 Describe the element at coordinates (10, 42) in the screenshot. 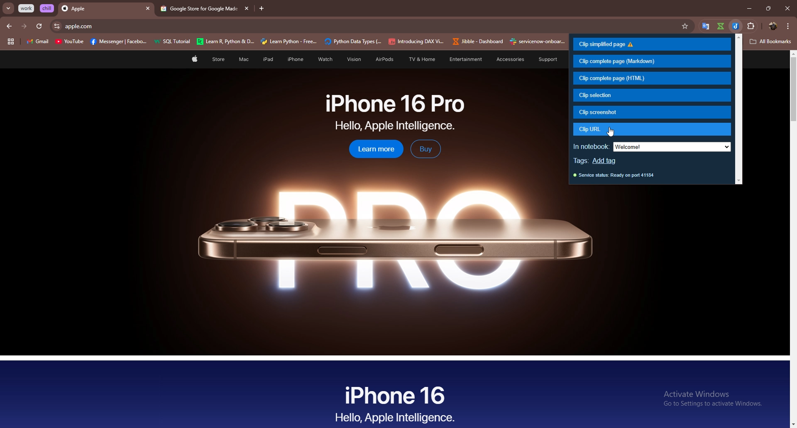

I see `tab groups` at that location.